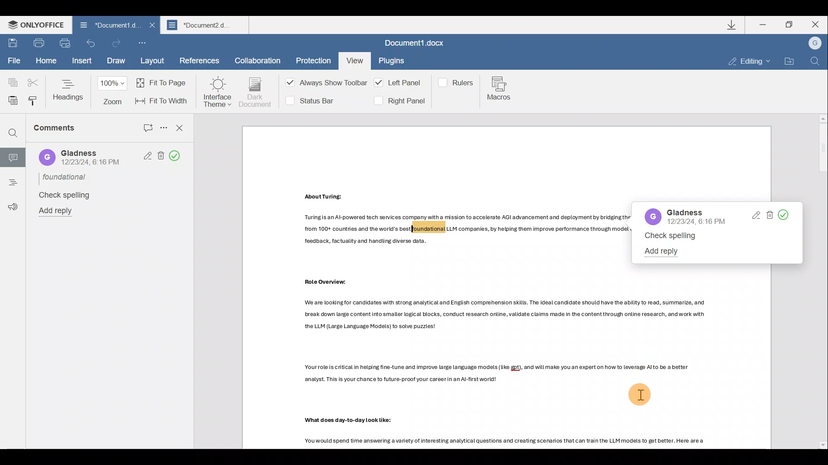 This screenshot has width=828, height=465. Describe the element at coordinates (258, 59) in the screenshot. I see `Collaboration` at that location.